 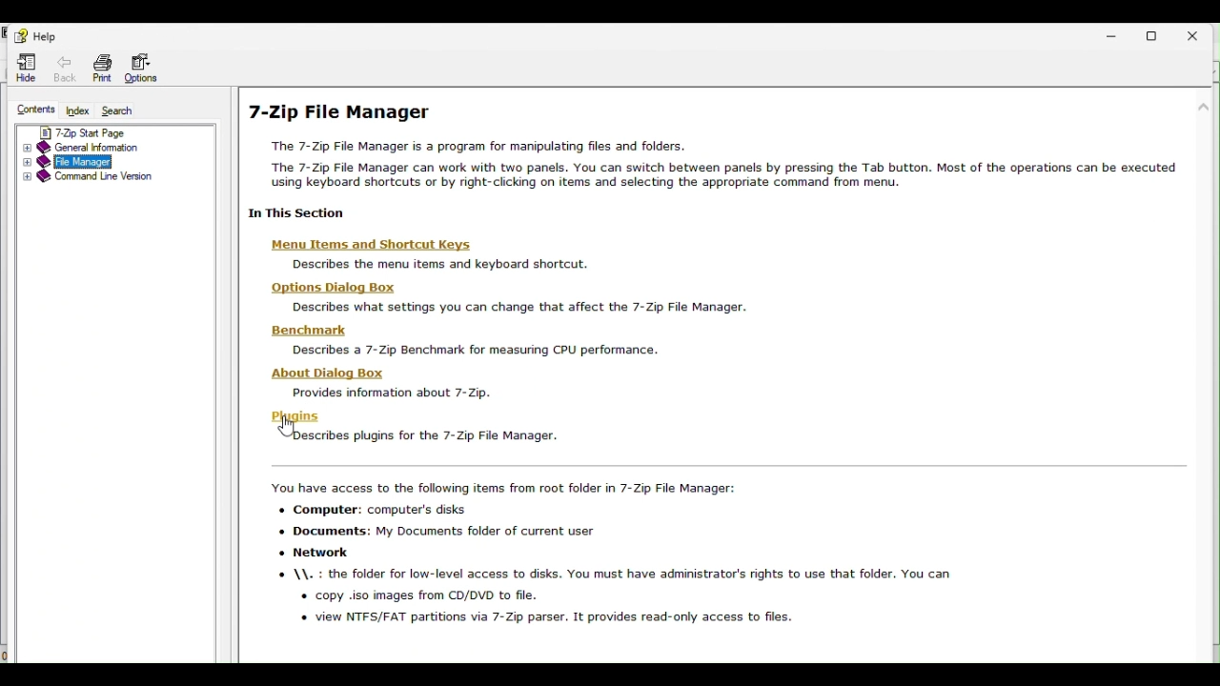 I want to click on “Describes plugins for the 7-Zip File Manager., so click(x=422, y=436).